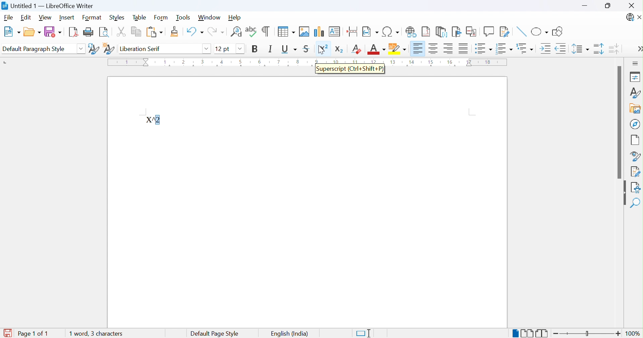 Image resolution: width=643 pixels, height=338 pixels. I want to click on Redo, so click(216, 31).